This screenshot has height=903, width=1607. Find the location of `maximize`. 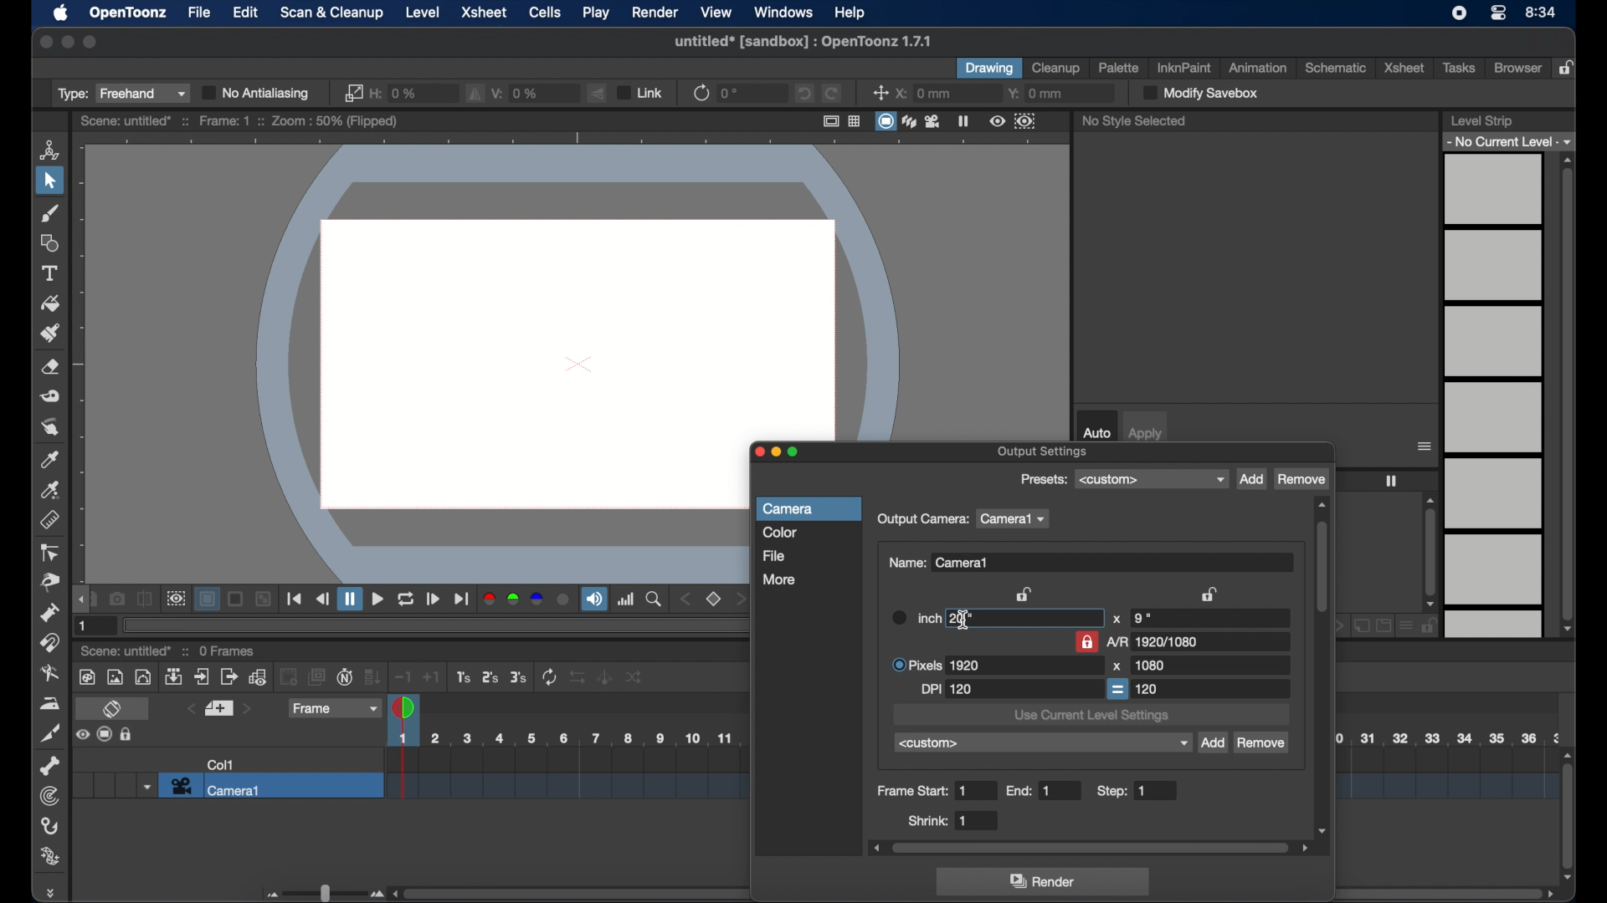

maximize is located at coordinates (90, 42).